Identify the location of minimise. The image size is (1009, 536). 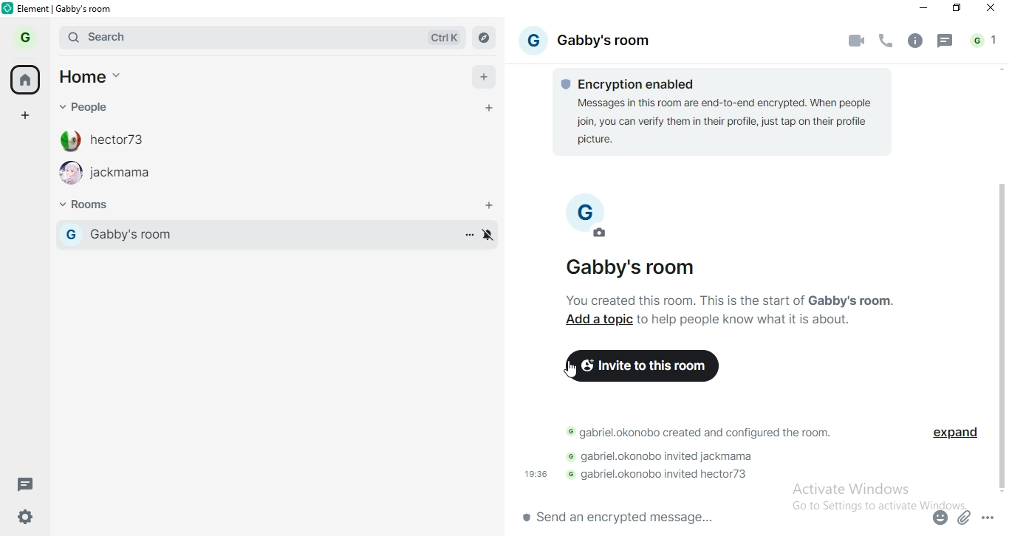
(919, 8).